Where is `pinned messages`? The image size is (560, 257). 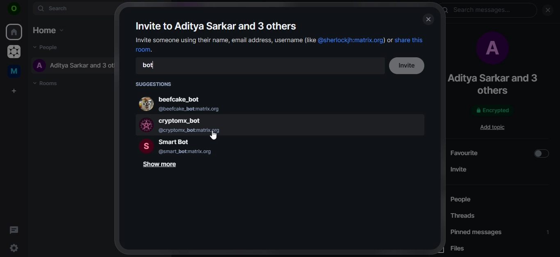
pinned messages is located at coordinates (500, 232).